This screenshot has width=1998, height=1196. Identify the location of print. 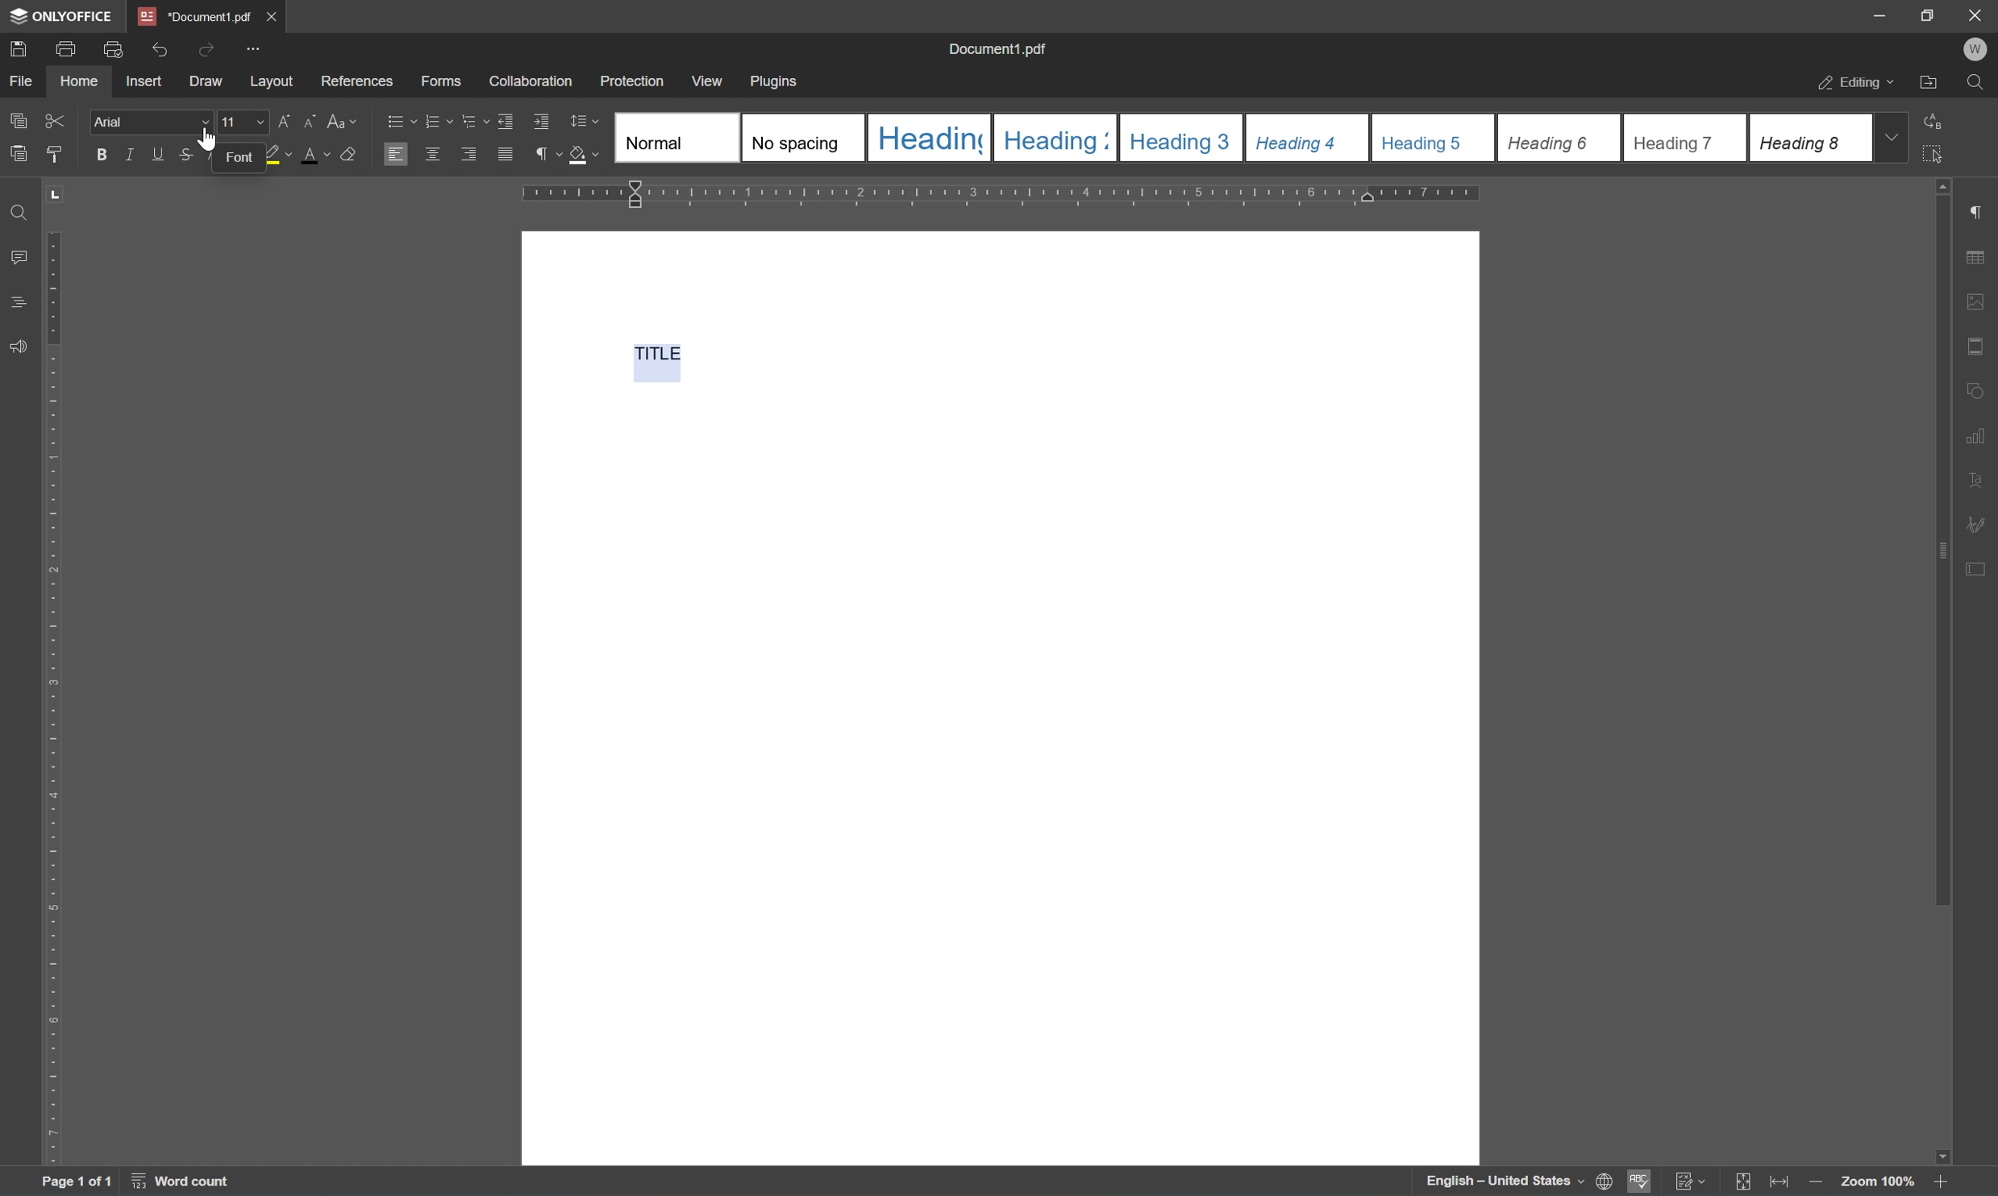
(69, 49).